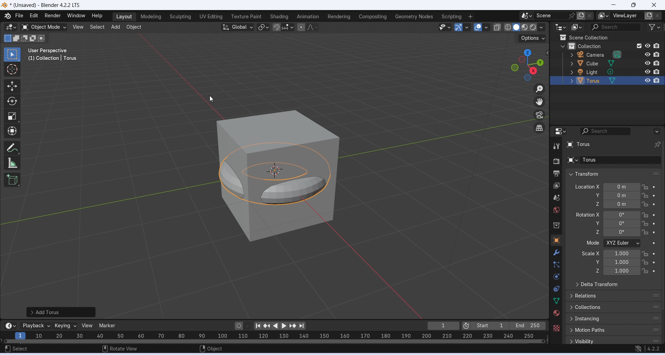 This screenshot has height=355, width=665. Describe the element at coordinates (556, 276) in the screenshot. I see `Physics` at that location.